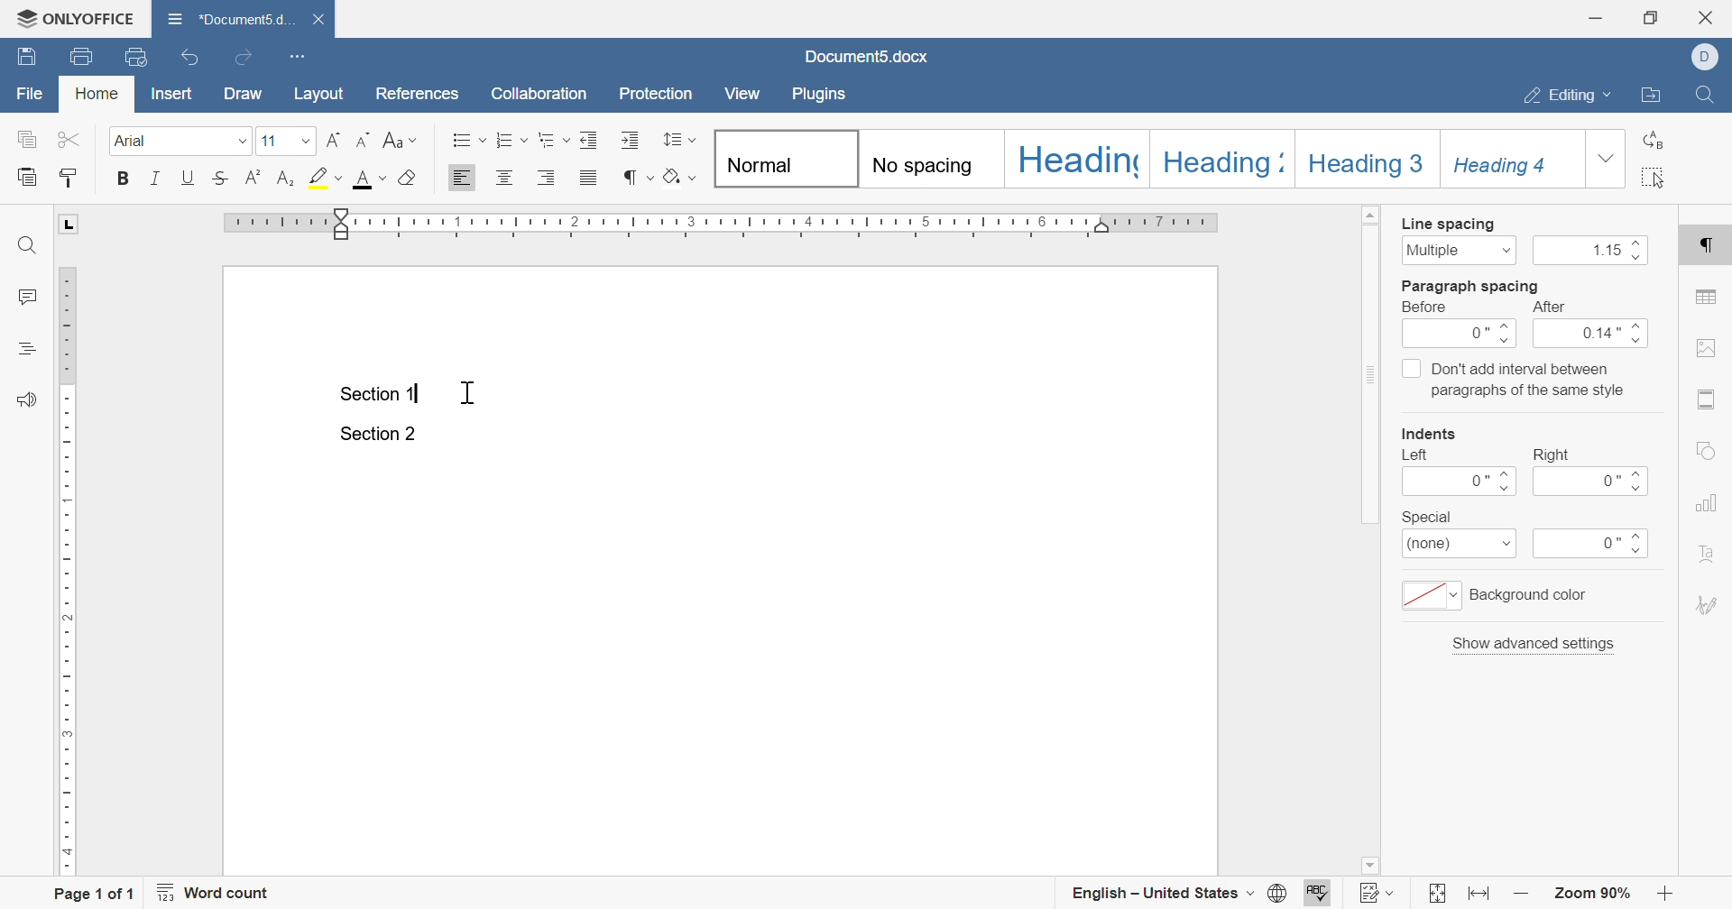 This screenshot has width=1732, height=909. I want to click on customize quick access toolbar, so click(300, 58).